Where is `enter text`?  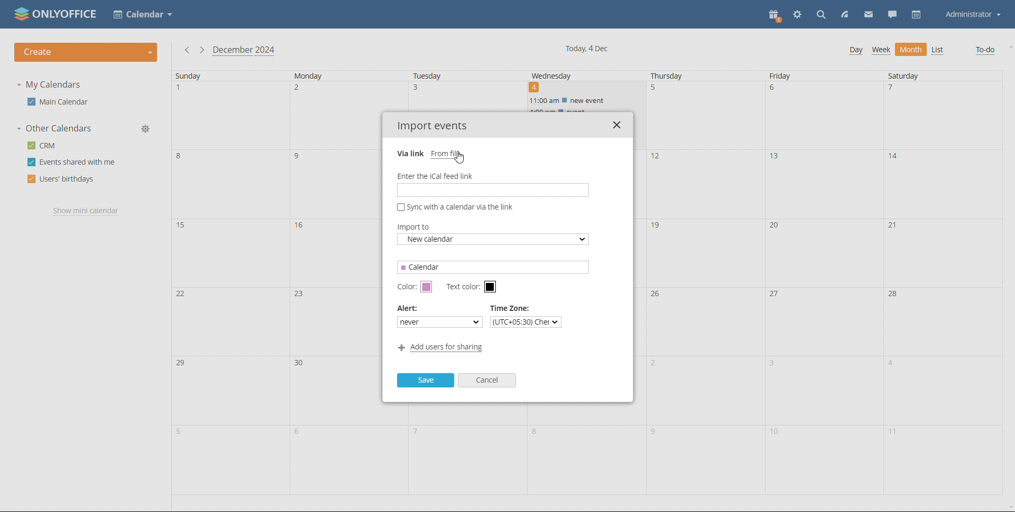
enter text is located at coordinates (492, 189).